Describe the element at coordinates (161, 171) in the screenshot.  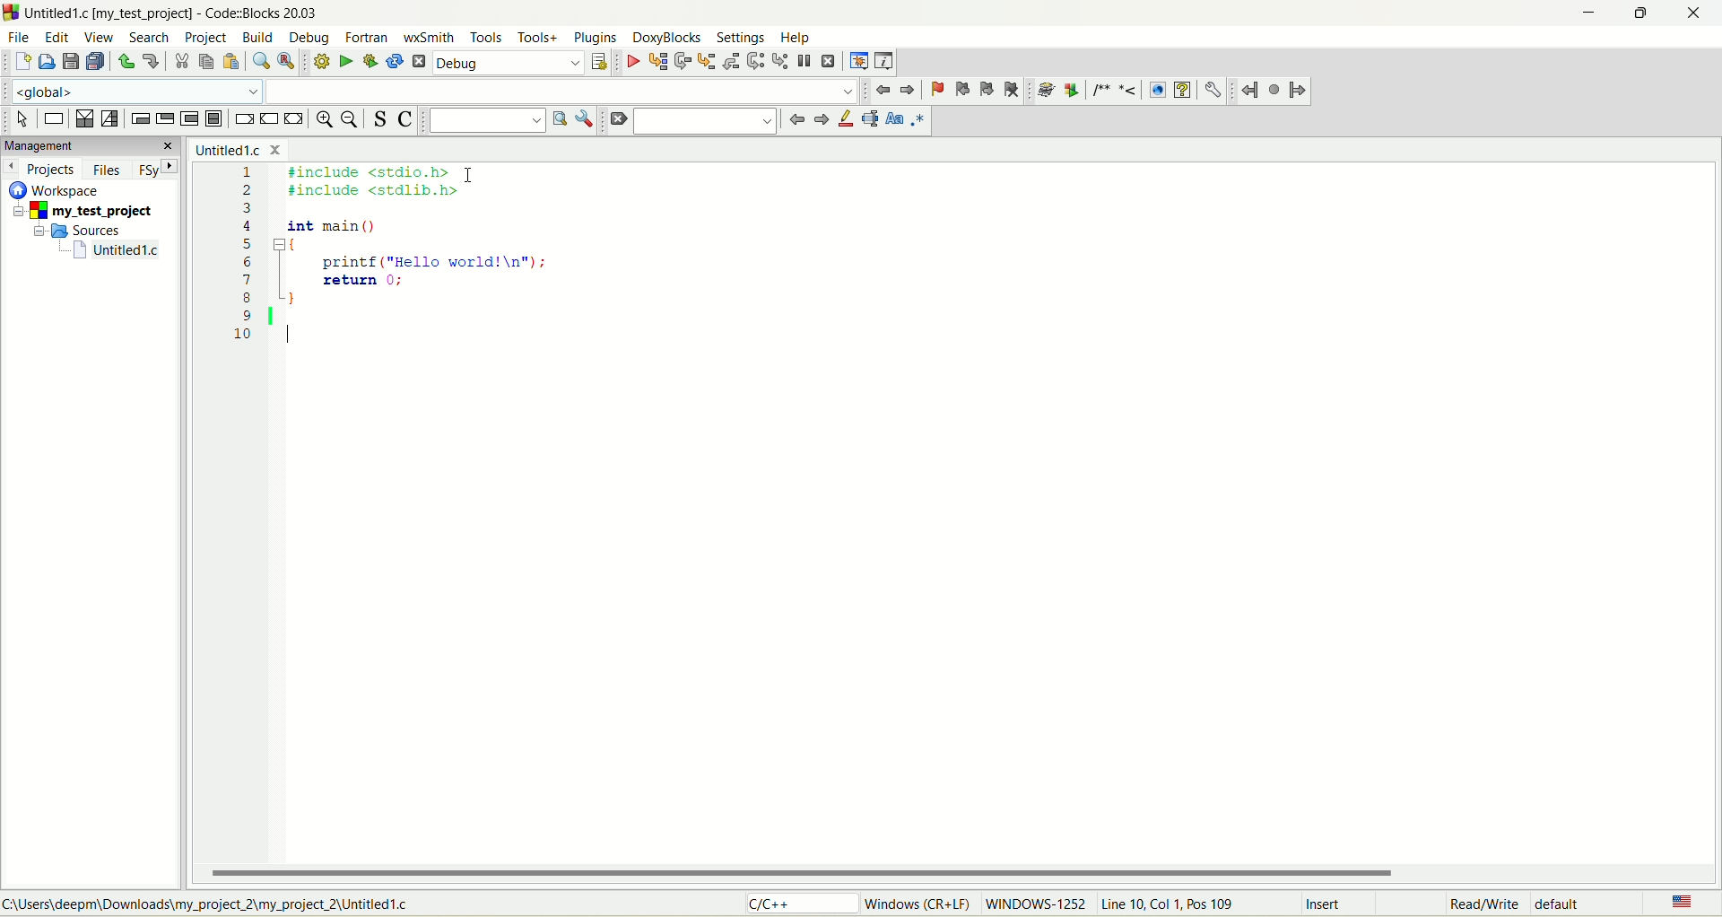
I see `Fsy` at that location.